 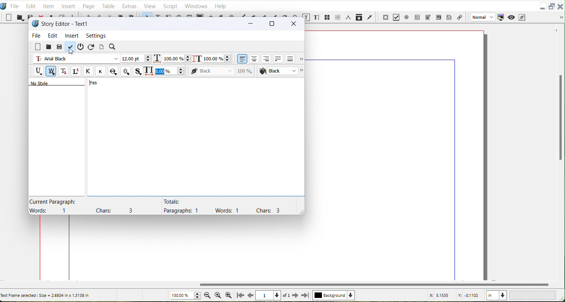 I want to click on Item, so click(x=49, y=5).